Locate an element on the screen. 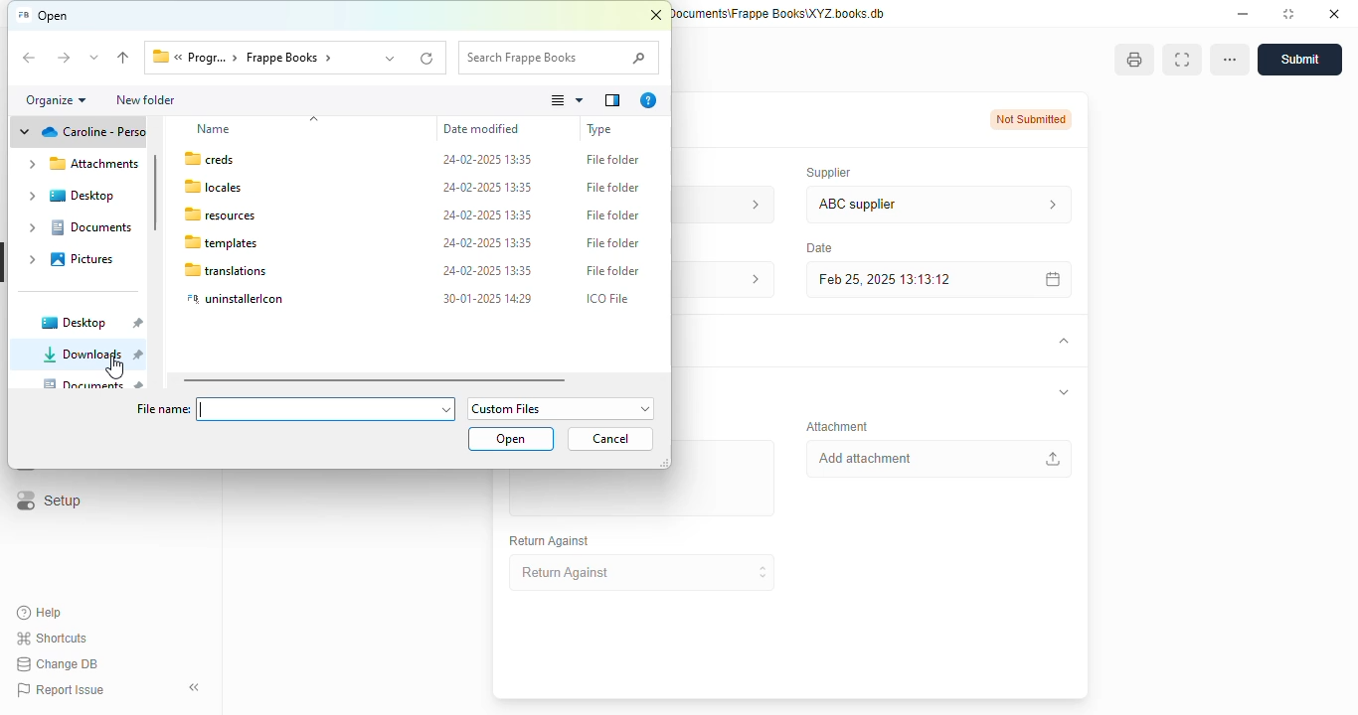 This screenshot has height=715, width=1358. 24-02-2025 13:35 is located at coordinates (488, 271).